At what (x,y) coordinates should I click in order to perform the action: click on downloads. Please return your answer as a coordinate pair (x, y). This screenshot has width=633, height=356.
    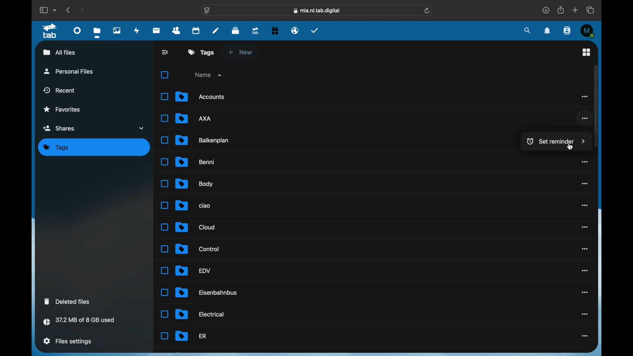
    Looking at the image, I should click on (546, 10).